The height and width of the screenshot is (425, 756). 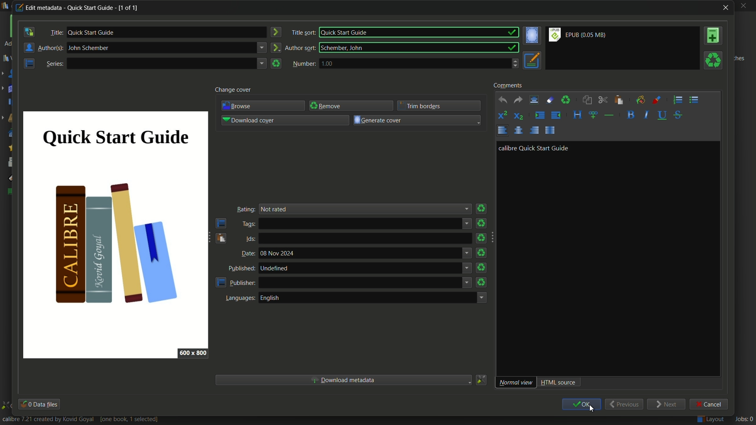 I want to click on trim borders, so click(x=422, y=106).